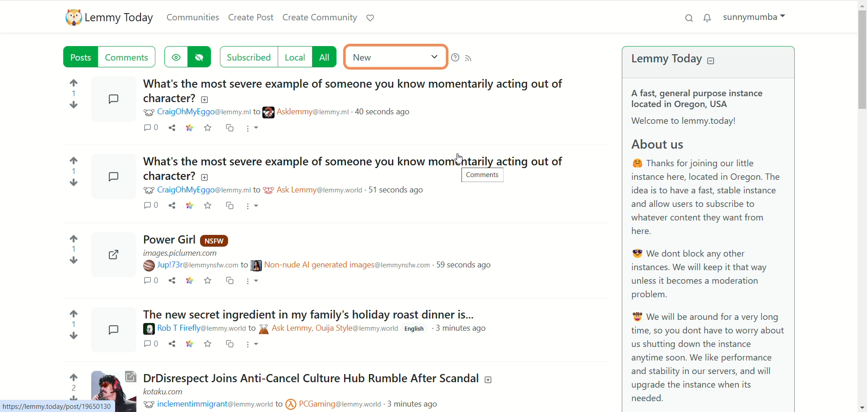 Image resolution: width=867 pixels, height=412 pixels. I want to click on cross post, so click(232, 345).